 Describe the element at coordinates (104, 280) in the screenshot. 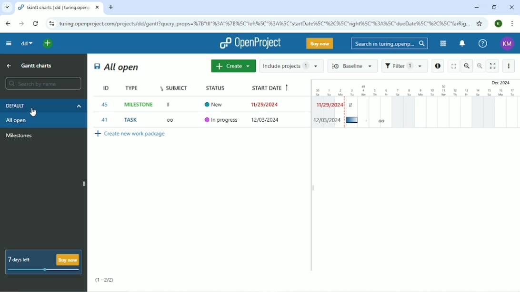

I see `(1-2/2)` at that location.